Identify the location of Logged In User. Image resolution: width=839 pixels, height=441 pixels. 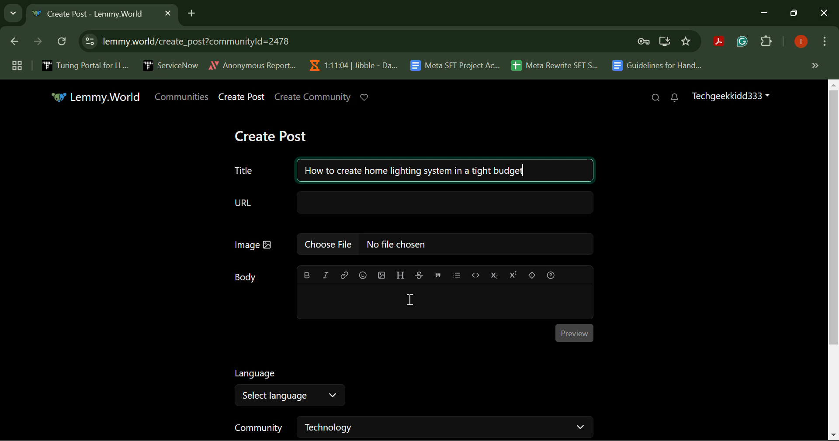
(799, 42).